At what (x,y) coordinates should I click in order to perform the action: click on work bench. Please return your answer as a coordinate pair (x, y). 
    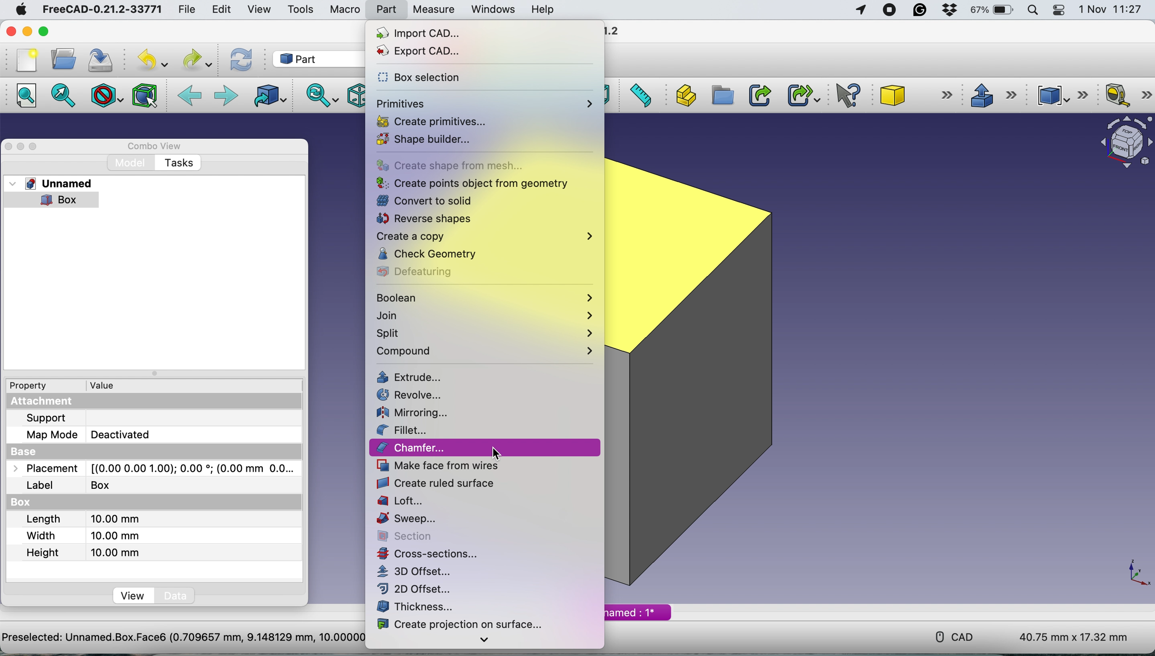
    Looking at the image, I should click on (316, 58).